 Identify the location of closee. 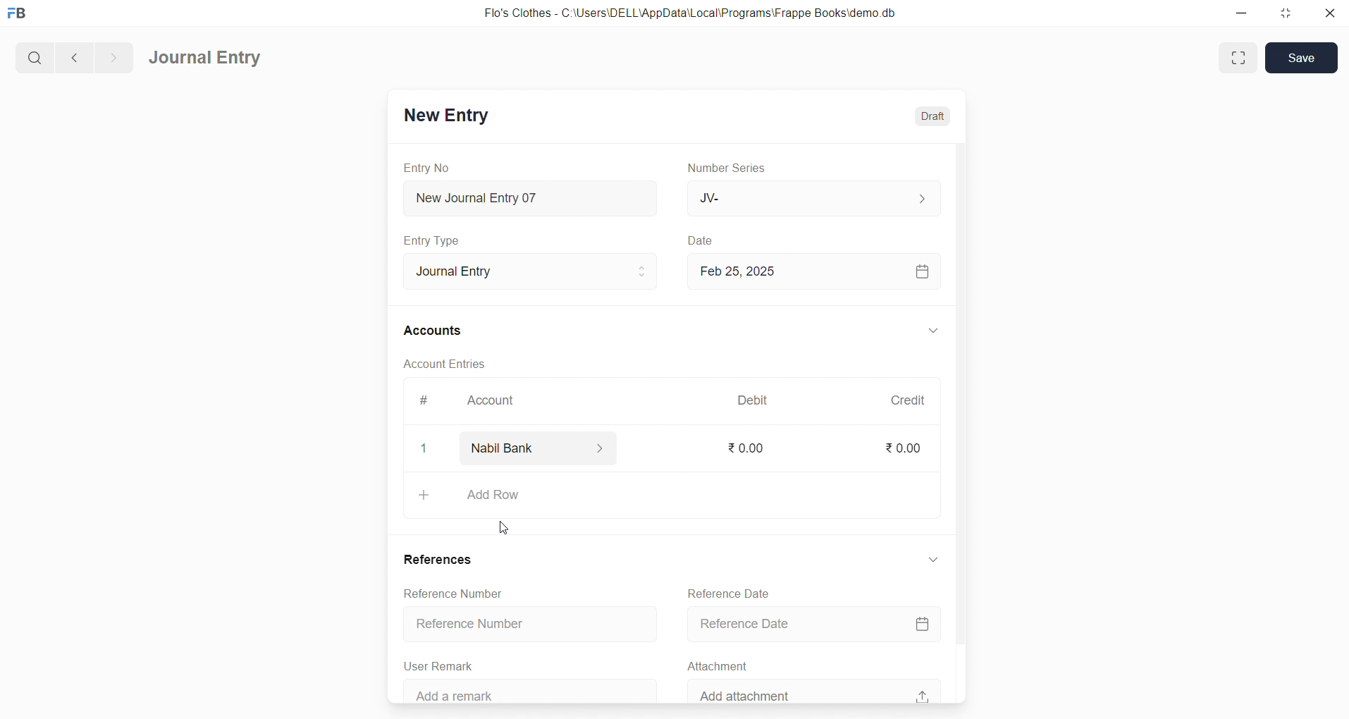
(425, 449).